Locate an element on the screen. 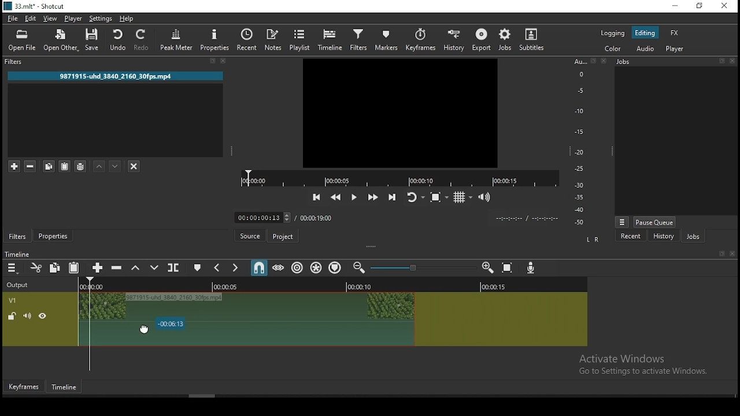 This screenshot has width=740, height=416. (un)locked is located at coordinates (13, 317).